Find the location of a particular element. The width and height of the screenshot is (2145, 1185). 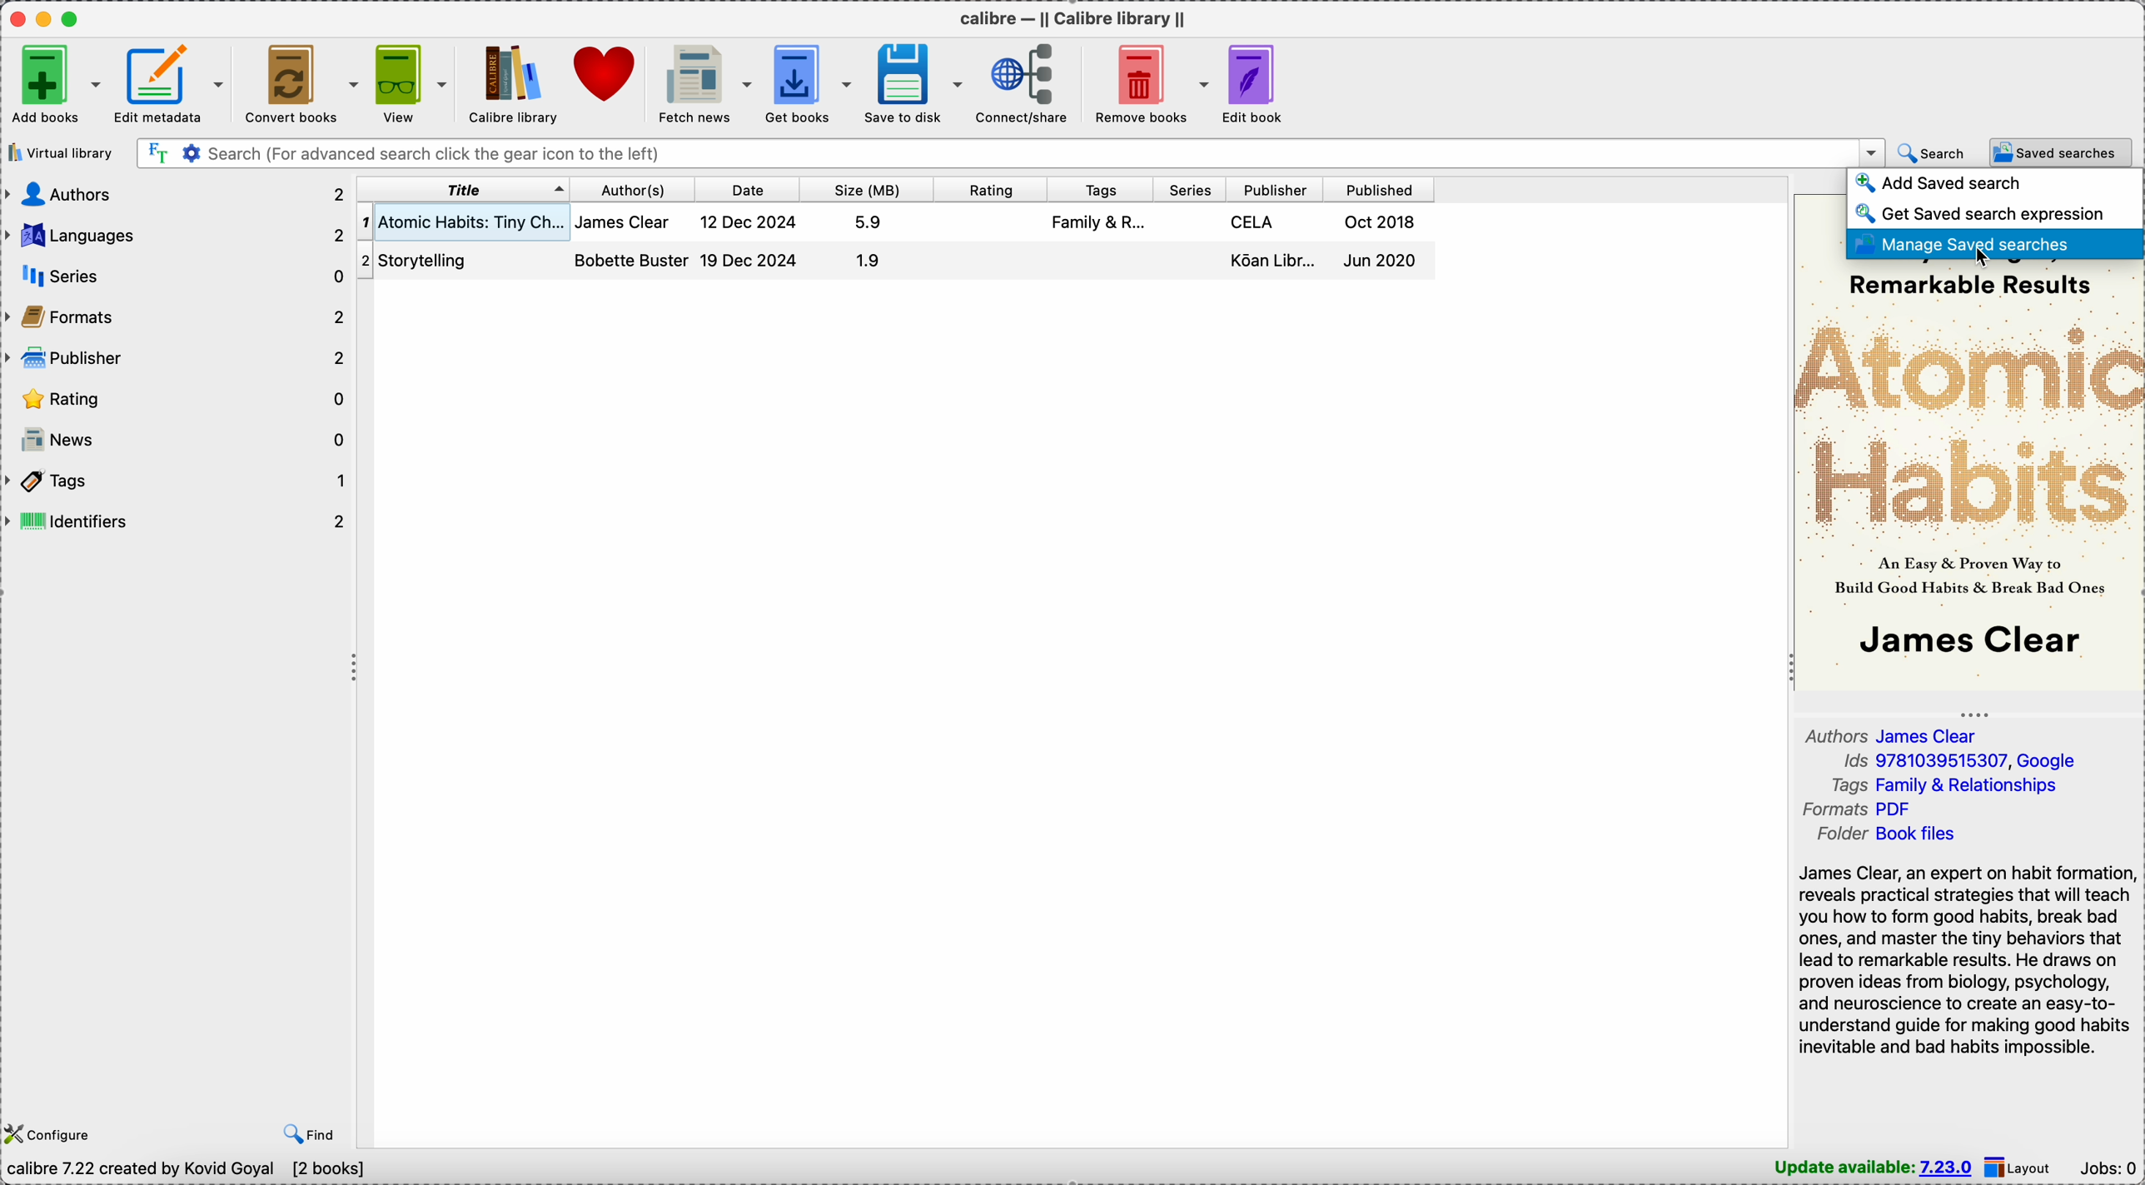

book cover preview is located at coordinates (1967, 475).